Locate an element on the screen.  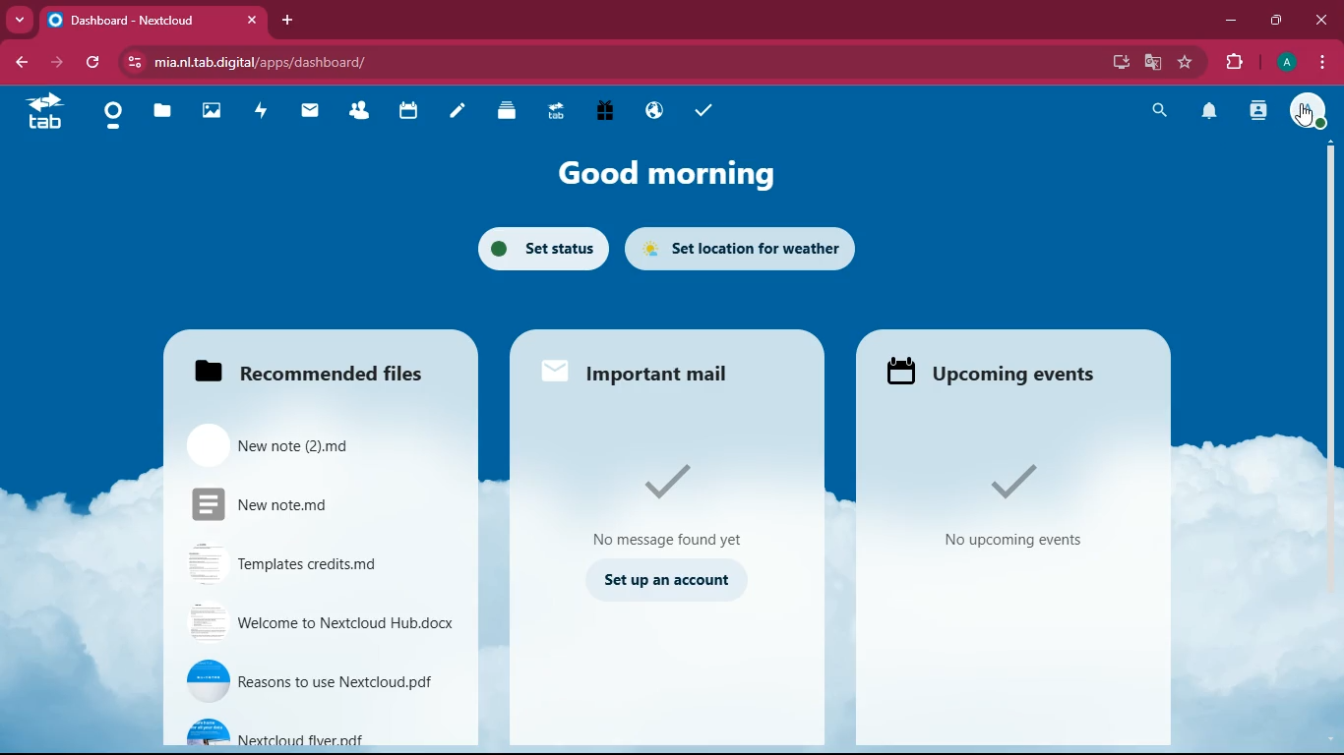
Important mail is located at coordinates (656, 371).